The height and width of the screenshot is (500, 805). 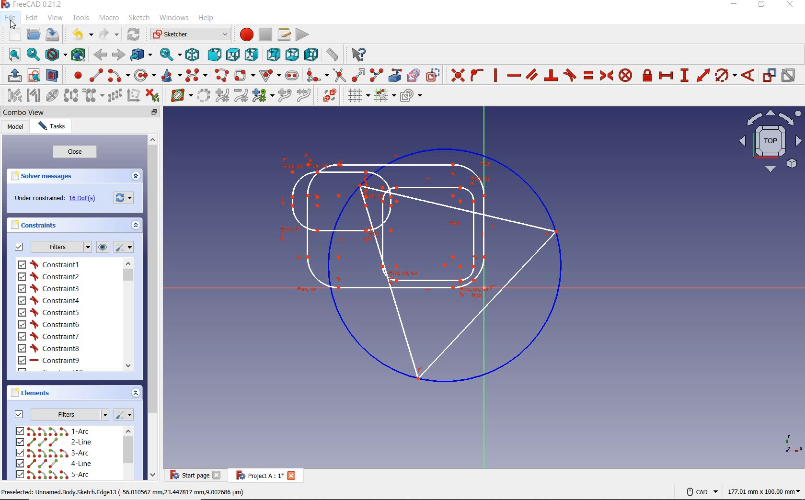 What do you see at coordinates (257, 475) in the screenshot?
I see `project A:1*` at bounding box center [257, 475].